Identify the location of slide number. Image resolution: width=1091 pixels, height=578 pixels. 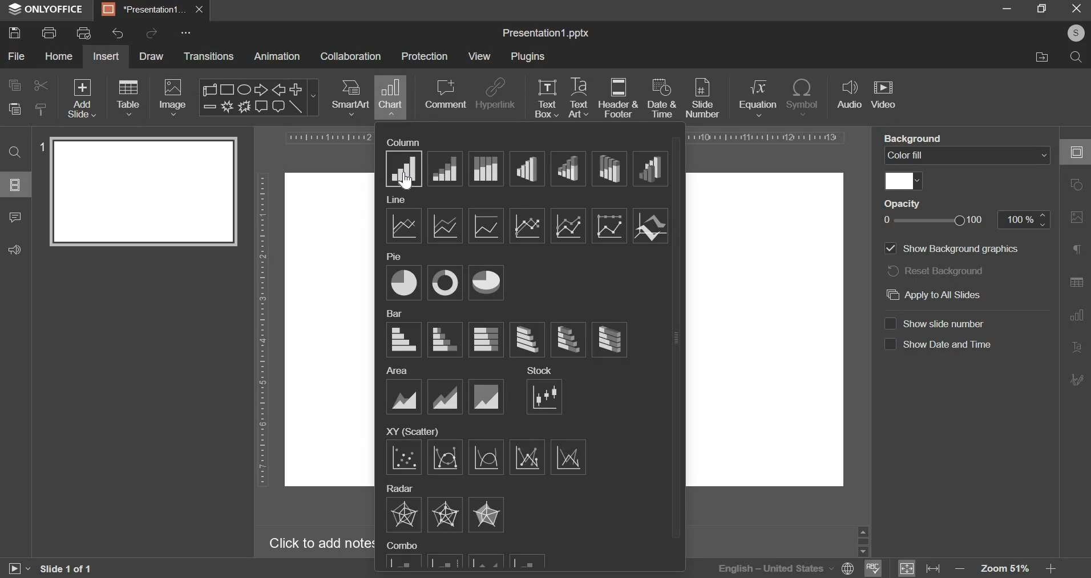
(43, 146).